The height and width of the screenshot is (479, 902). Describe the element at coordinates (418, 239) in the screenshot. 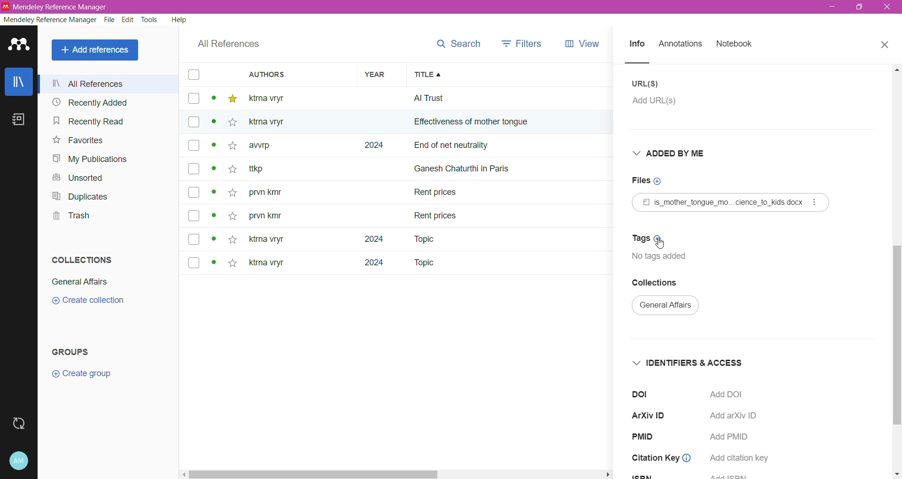

I see `Topic` at that location.